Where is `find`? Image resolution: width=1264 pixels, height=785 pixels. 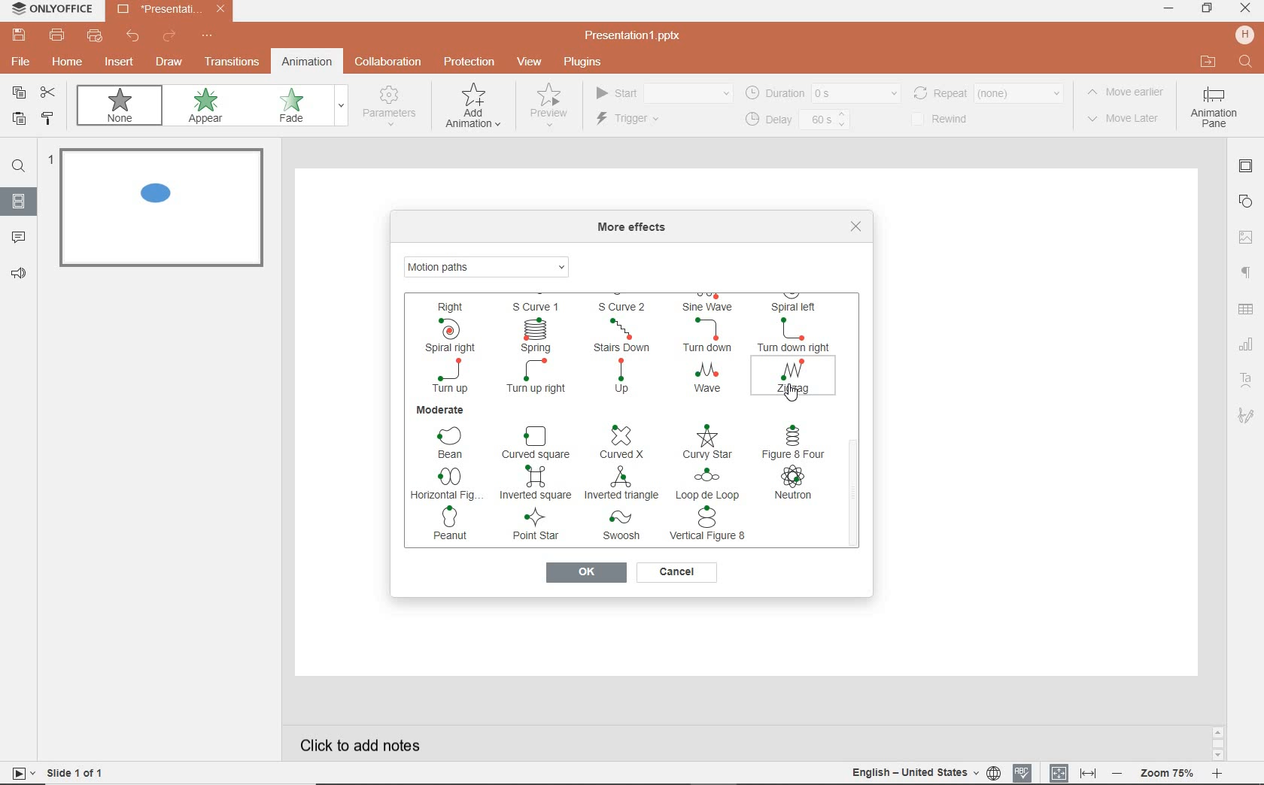
find is located at coordinates (1244, 60).